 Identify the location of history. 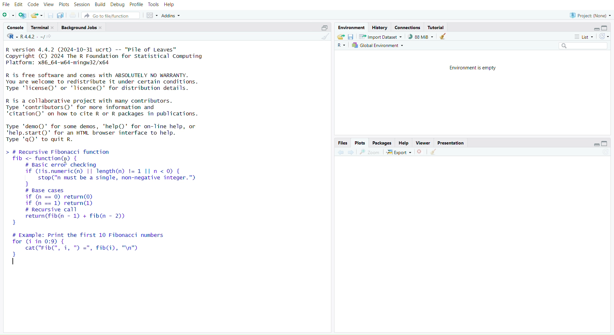
(379, 28).